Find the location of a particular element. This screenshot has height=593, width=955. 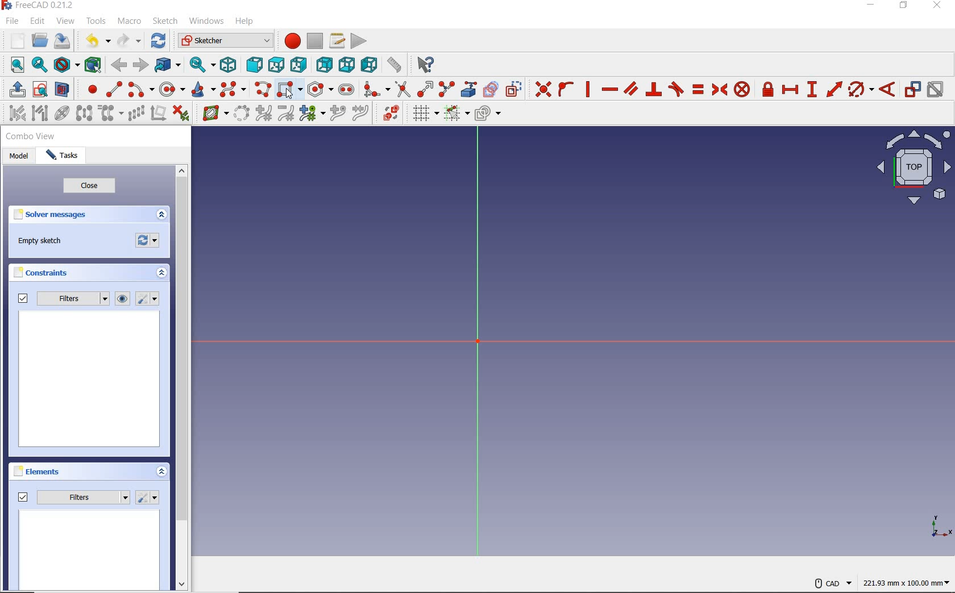

increase B-Spline degree is located at coordinates (263, 114).